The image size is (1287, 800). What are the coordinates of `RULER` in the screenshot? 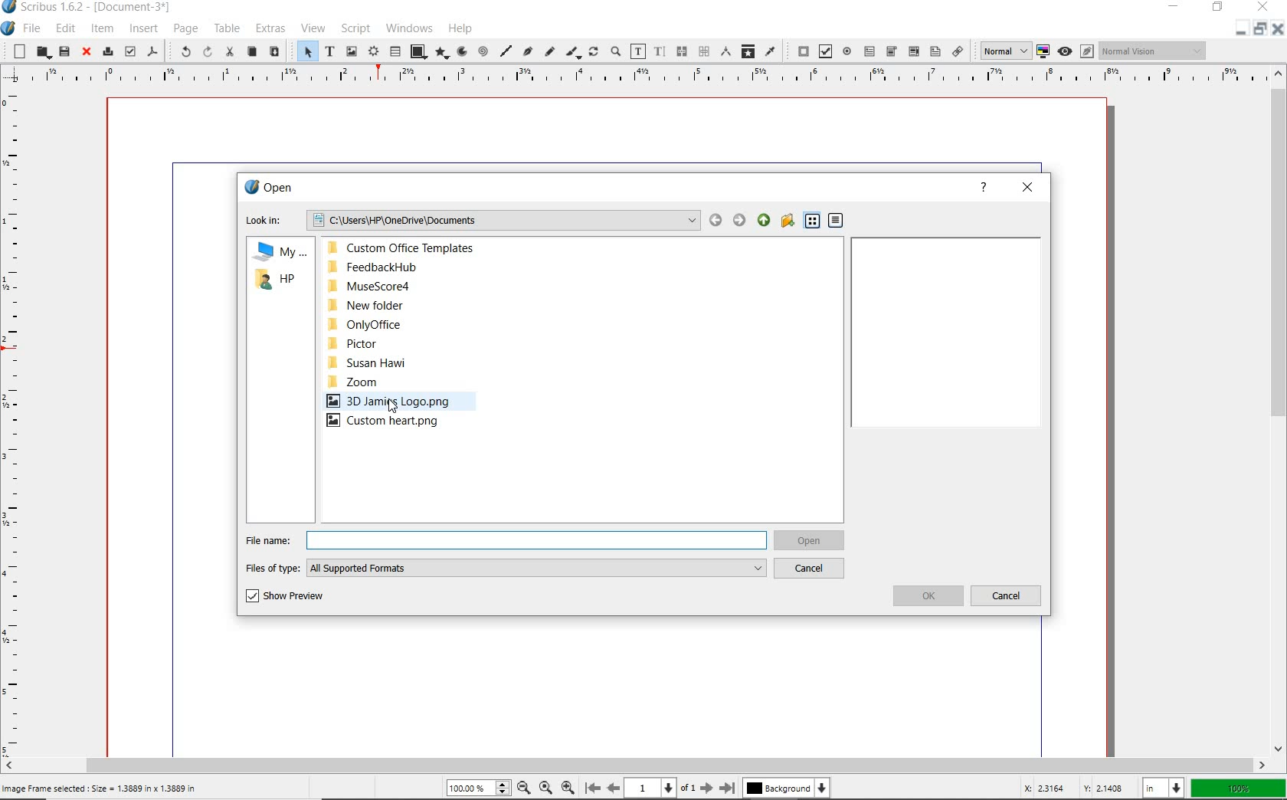 It's located at (15, 418).